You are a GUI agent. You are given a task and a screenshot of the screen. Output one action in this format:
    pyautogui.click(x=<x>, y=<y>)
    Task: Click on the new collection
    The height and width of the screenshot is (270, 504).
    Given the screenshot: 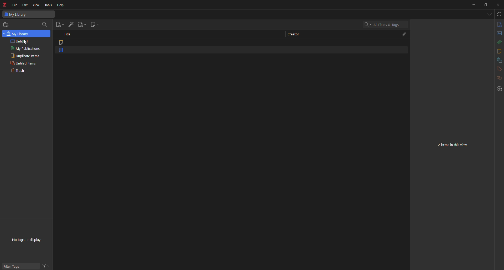 What is the action you would take?
    pyautogui.click(x=6, y=24)
    